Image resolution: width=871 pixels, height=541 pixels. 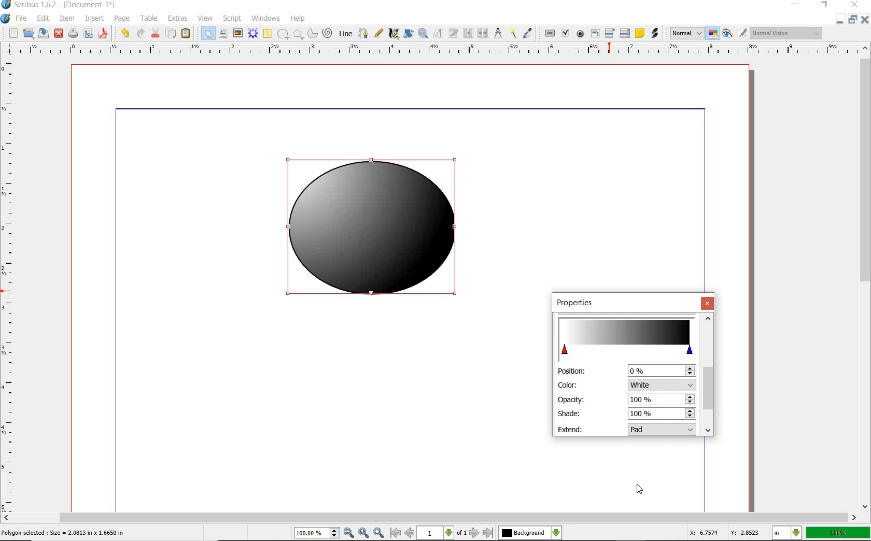 What do you see at coordinates (640, 489) in the screenshot?
I see `cursor` at bounding box center [640, 489].